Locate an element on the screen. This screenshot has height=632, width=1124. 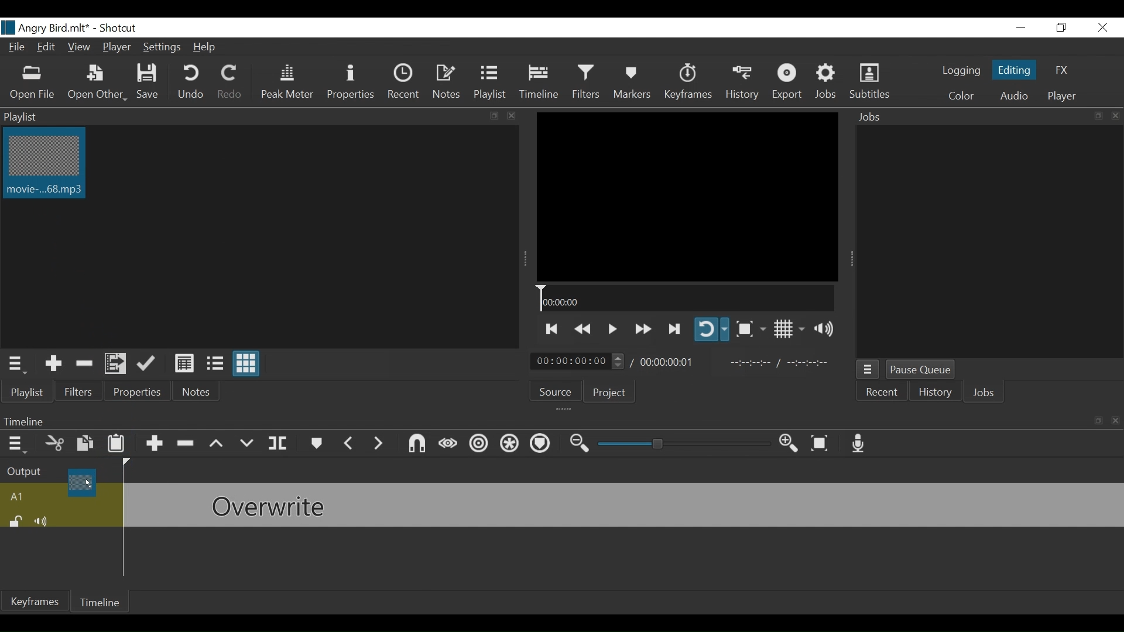
close is located at coordinates (1113, 115).